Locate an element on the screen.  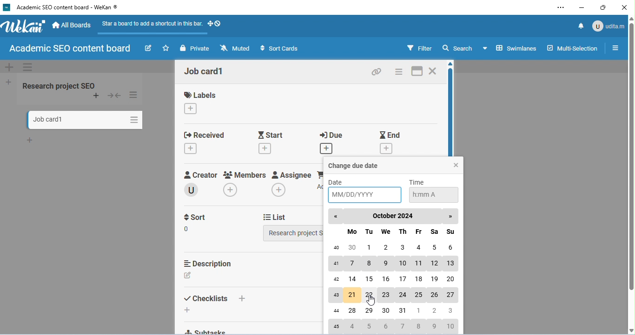
list actions is located at coordinates (134, 95).